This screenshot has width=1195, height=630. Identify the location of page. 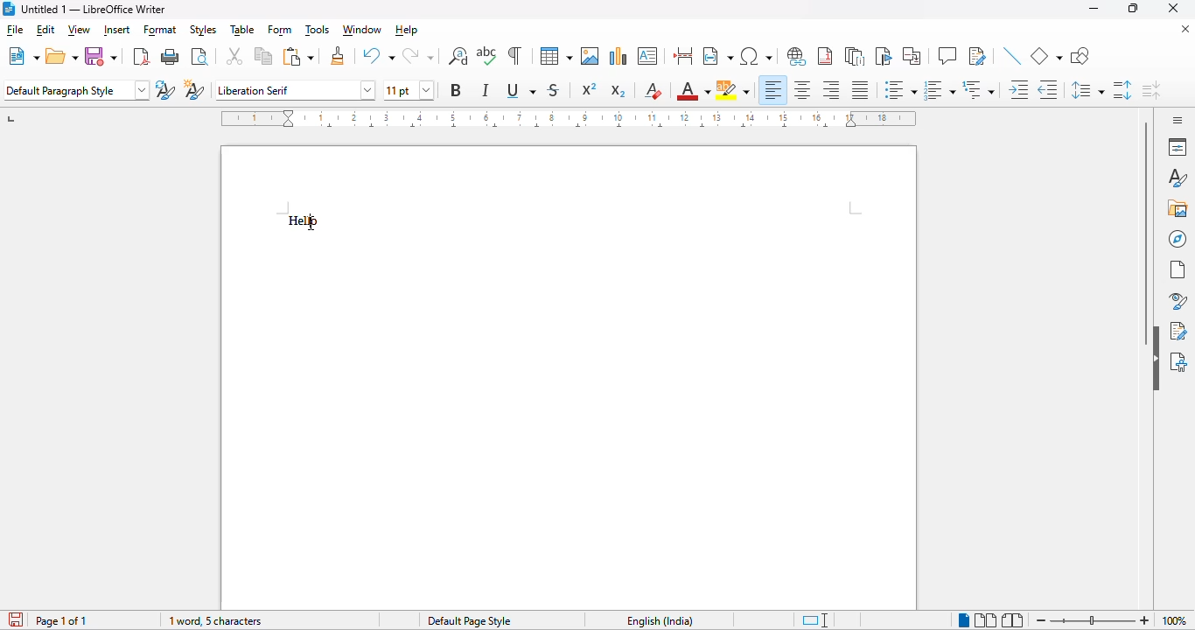
(1178, 270).